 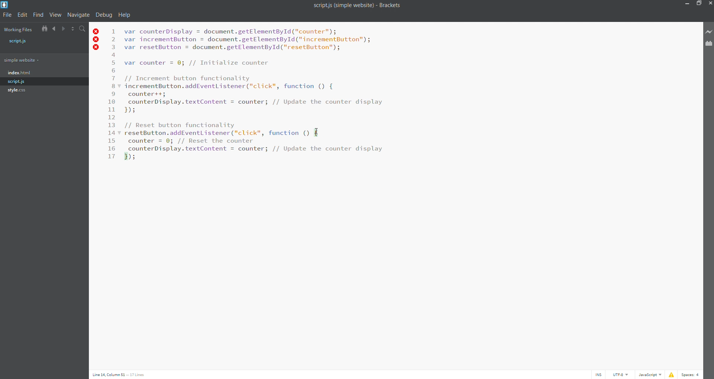 What do you see at coordinates (699, 3) in the screenshot?
I see `maximize/restore` at bounding box center [699, 3].